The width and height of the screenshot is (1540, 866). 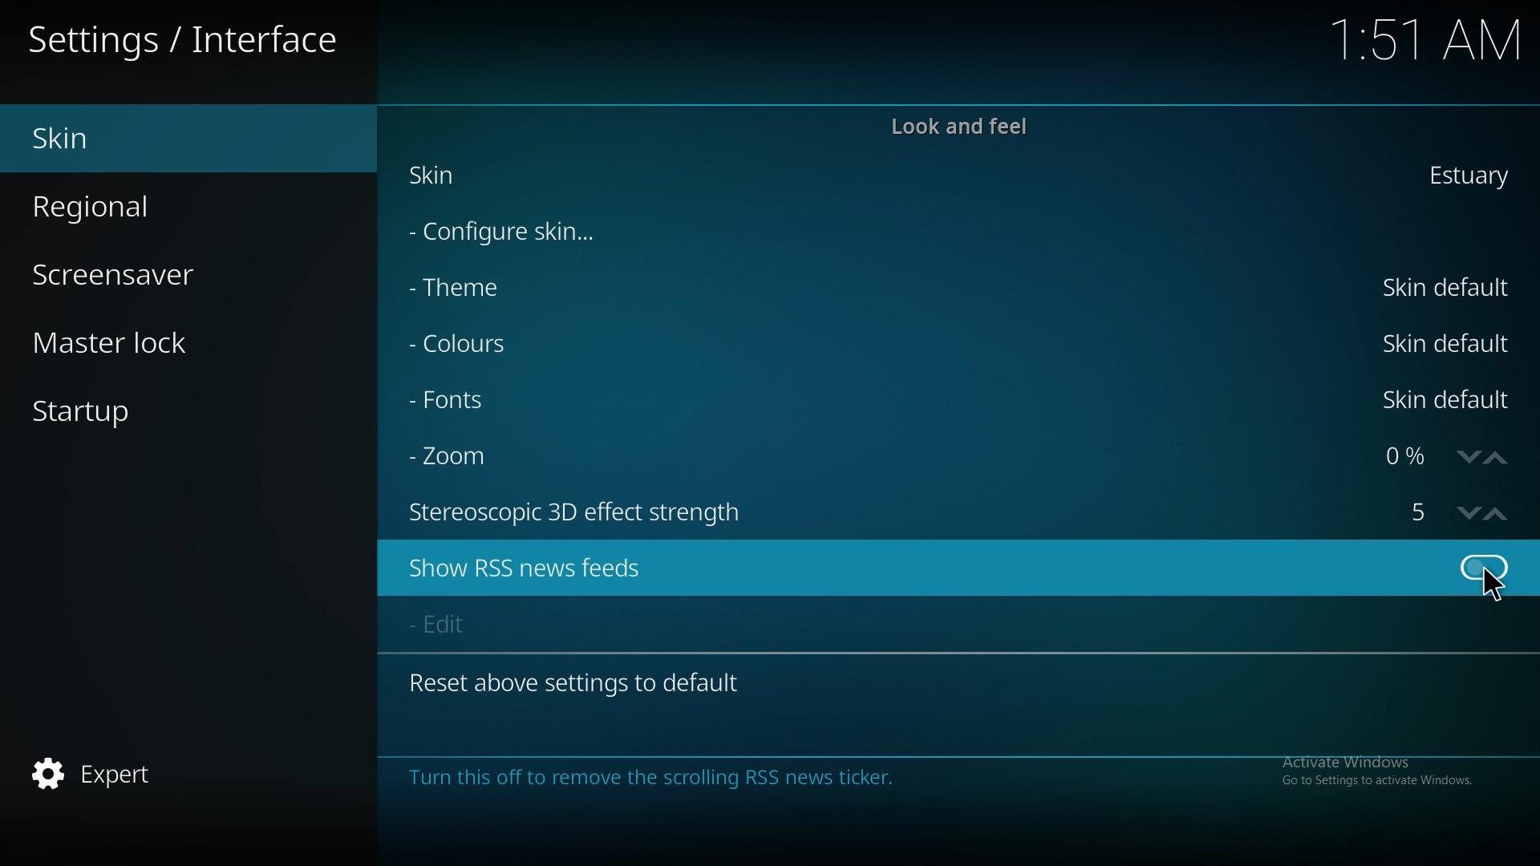 I want to click on zoom, so click(x=1403, y=458).